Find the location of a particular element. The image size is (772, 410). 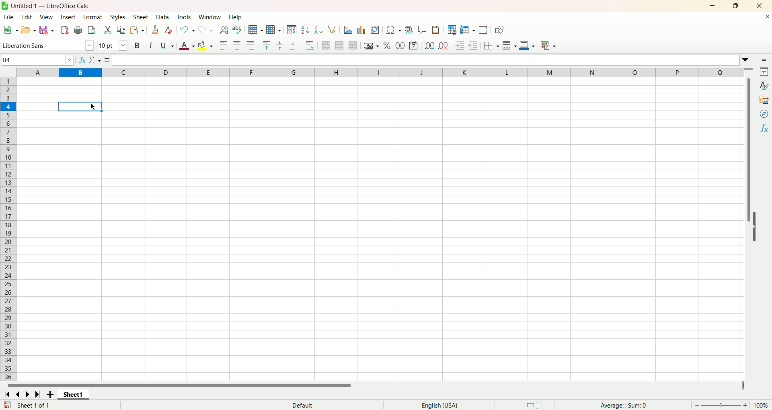

border color is located at coordinates (527, 47).